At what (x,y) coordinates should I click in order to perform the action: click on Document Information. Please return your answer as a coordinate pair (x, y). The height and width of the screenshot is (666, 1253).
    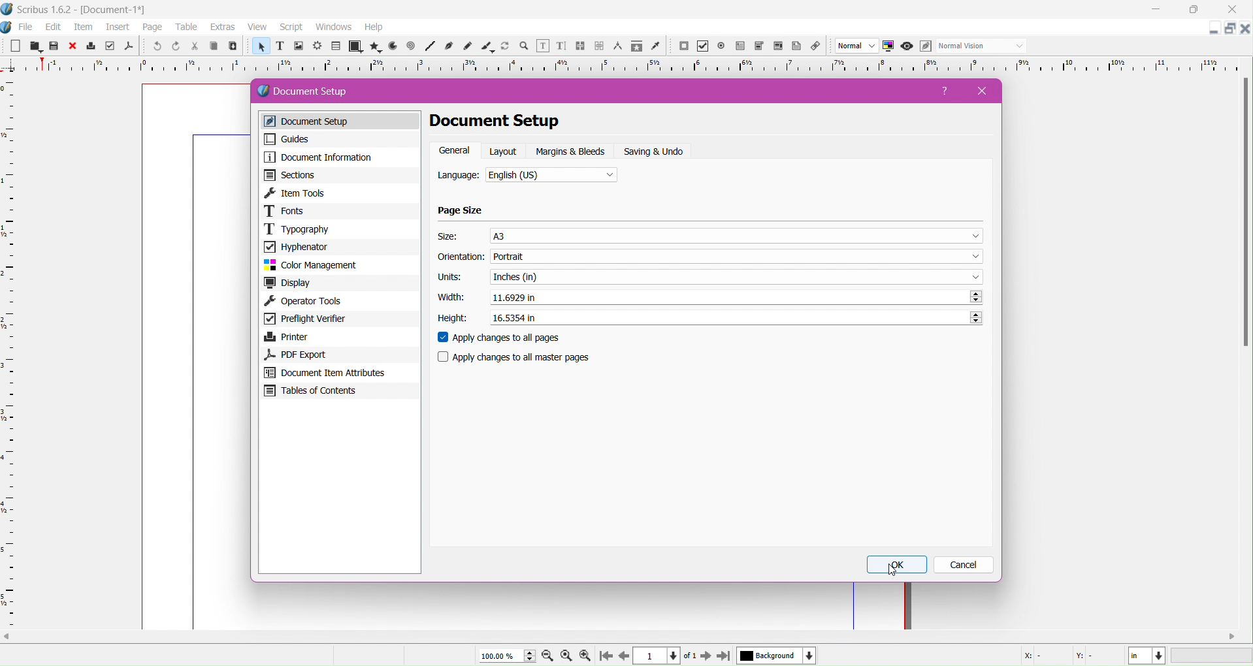
    Looking at the image, I should click on (338, 157).